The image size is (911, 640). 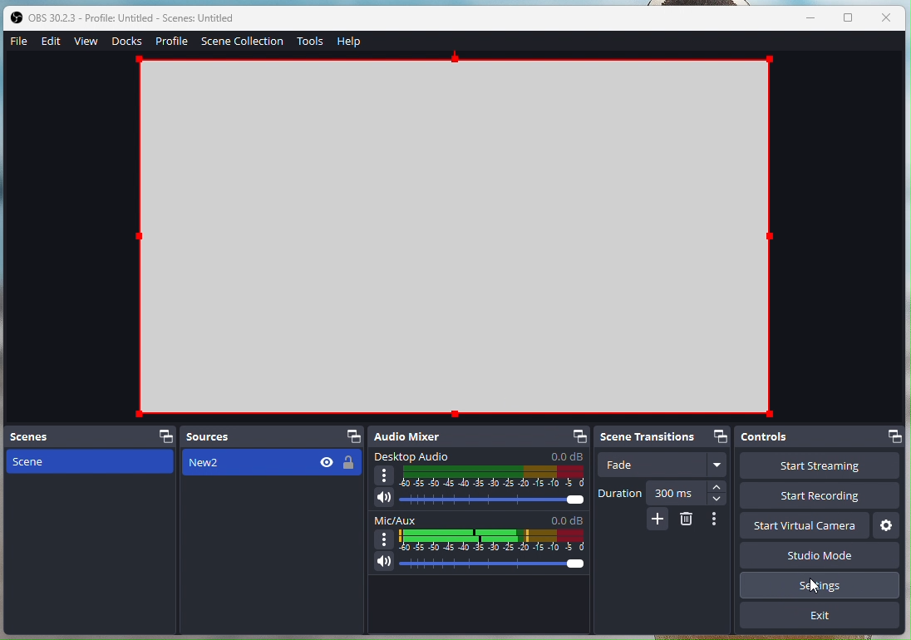 I want to click on Audio level slider, so click(x=494, y=500).